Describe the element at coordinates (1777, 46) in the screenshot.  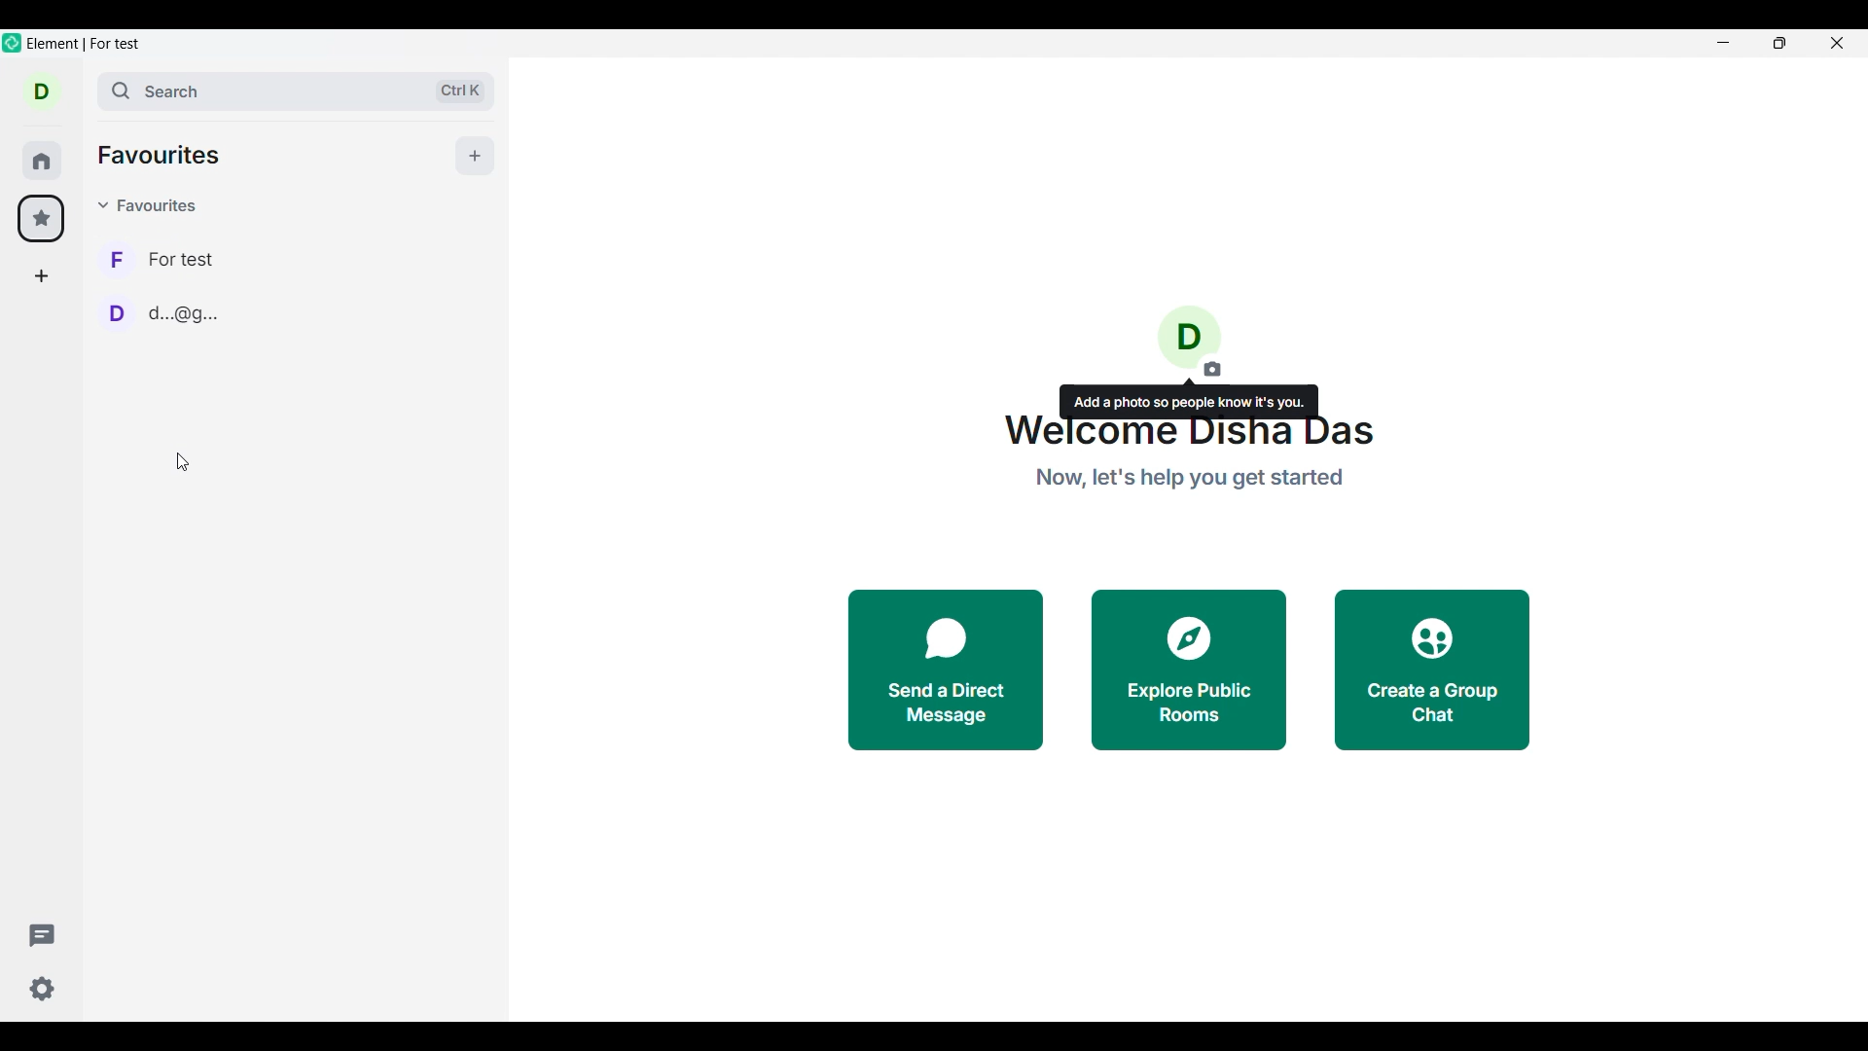
I see `maximize` at that location.